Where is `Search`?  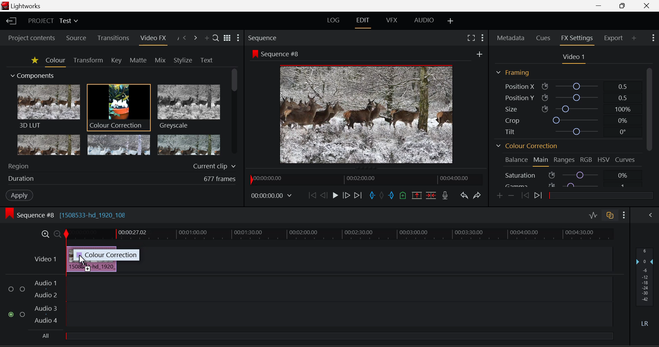 Search is located at coordinates (215, 37).